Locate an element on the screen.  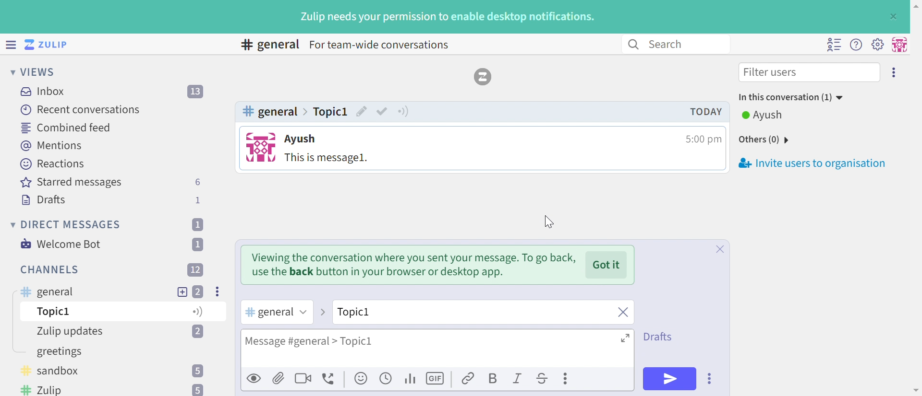
move down is located at coordinates (916, 390).